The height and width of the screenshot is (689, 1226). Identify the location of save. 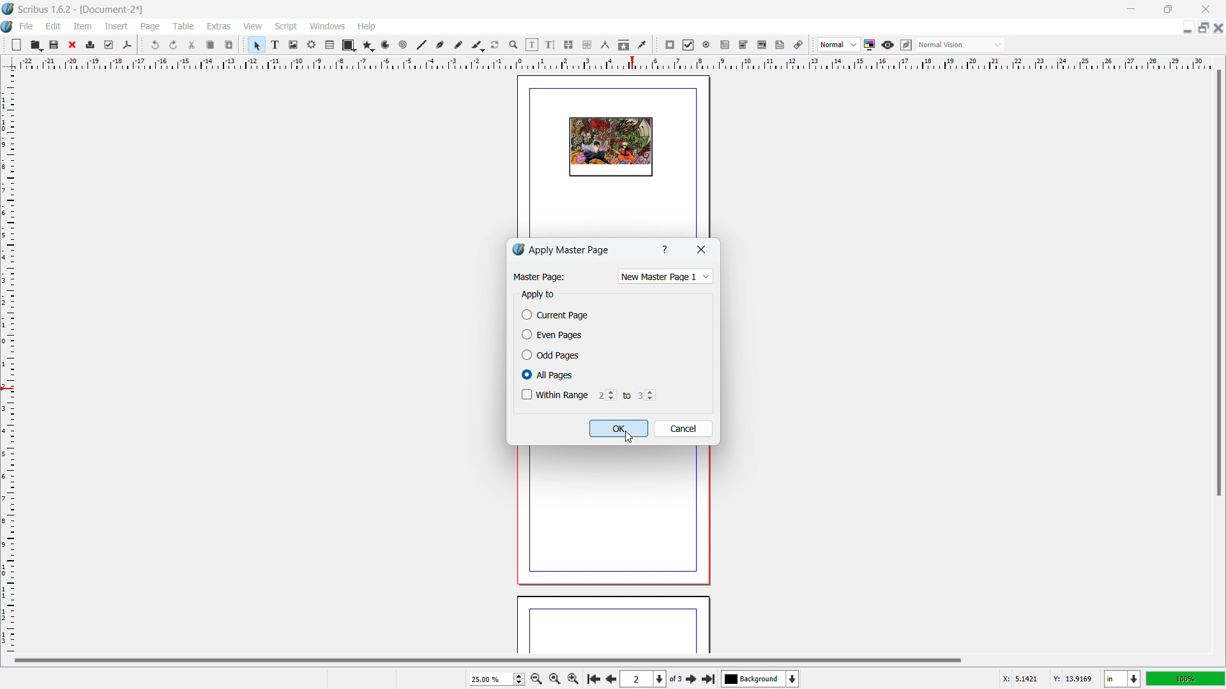
(55, 44).